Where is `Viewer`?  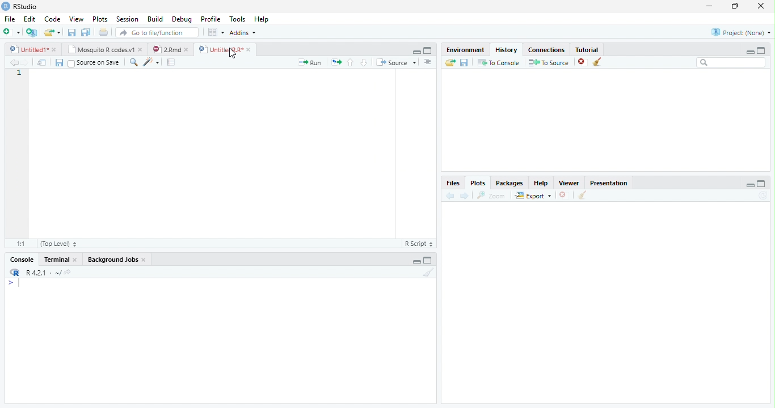
Viewer is located at coordinates (570, 182).